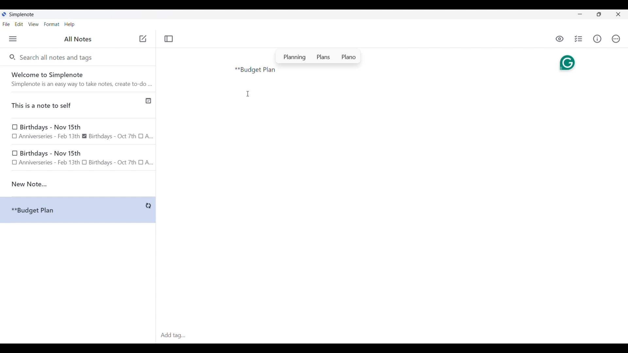  Describe the element at coordinates (143, 39) in the screenshot. I see `Click to add new note` at that location.